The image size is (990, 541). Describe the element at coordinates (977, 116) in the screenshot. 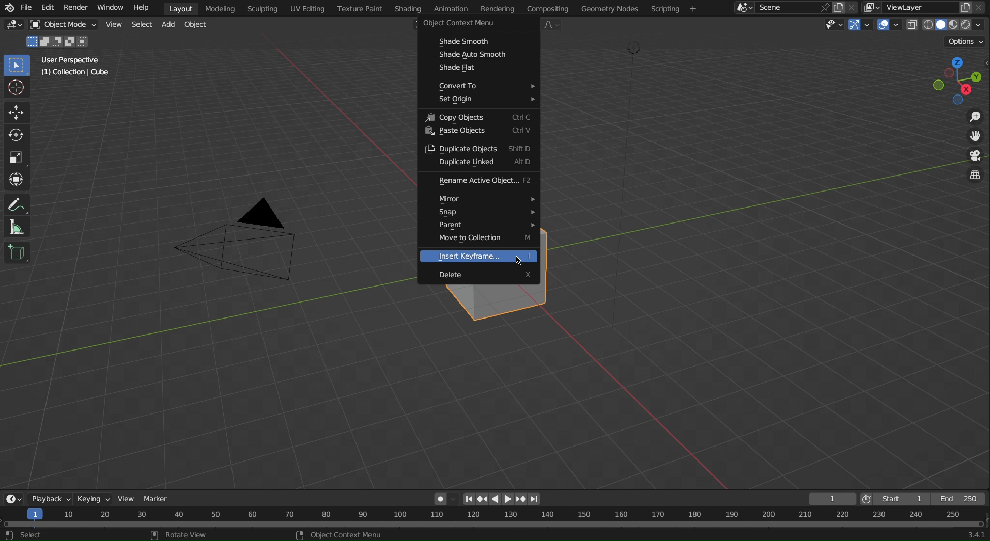

I see `Zoom ` at that location.